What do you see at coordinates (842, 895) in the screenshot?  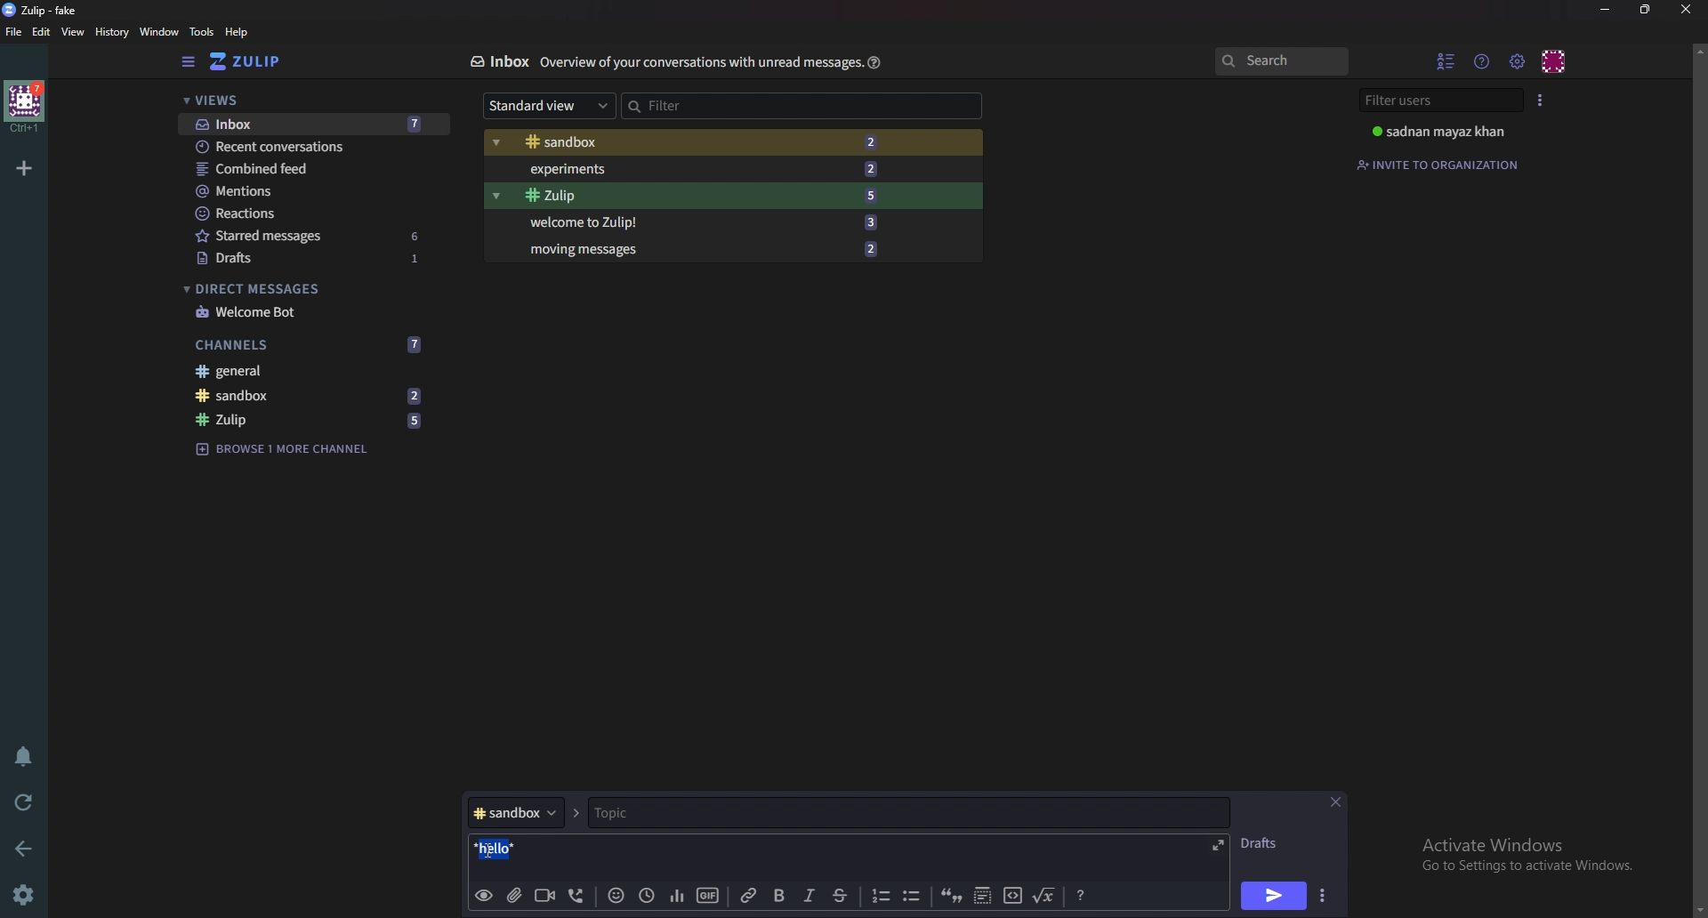 I see `Strike through` at bounding box center [842, 895].